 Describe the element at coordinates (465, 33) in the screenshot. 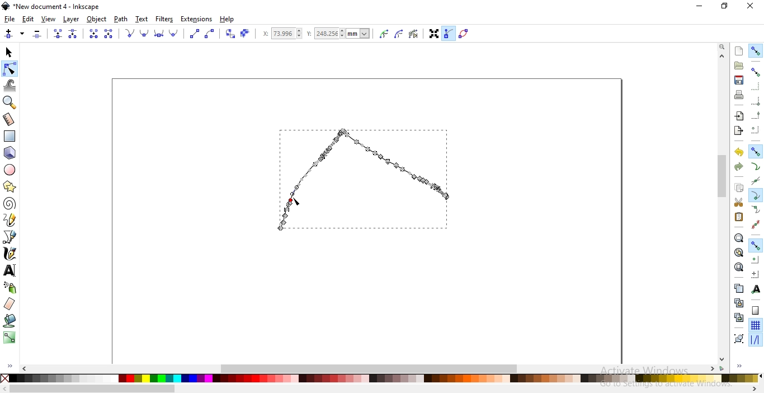

I see `show path outline(without path effects)` at that location.